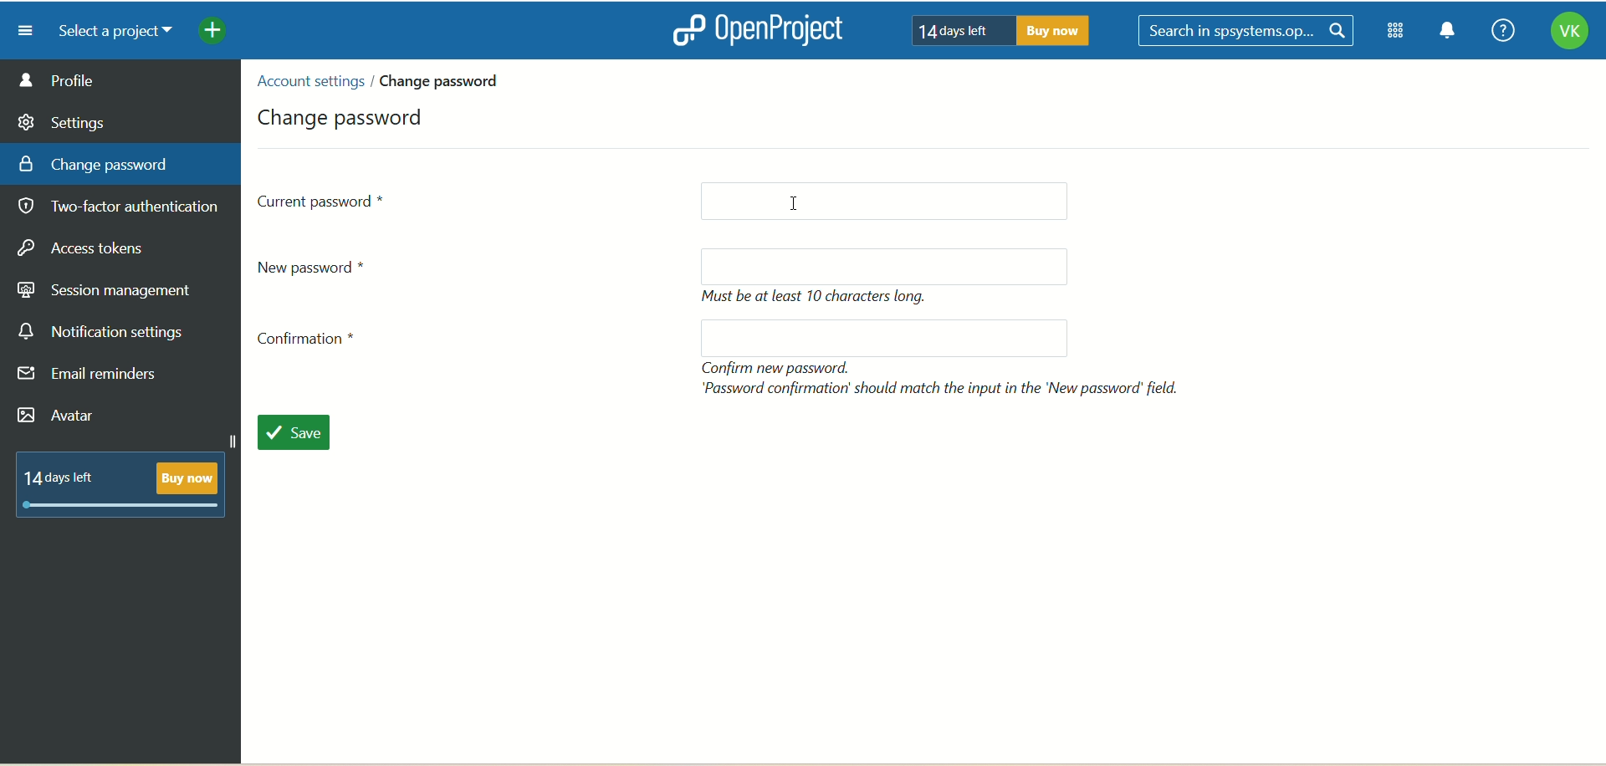  I want to click on notification, so click(1448, 33).